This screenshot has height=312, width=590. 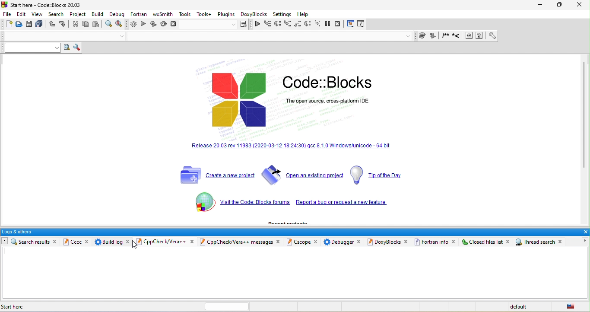 What do you see at coordinates (305, 13) in the screenshot?
I see `help` at bounding box center [305, 13].